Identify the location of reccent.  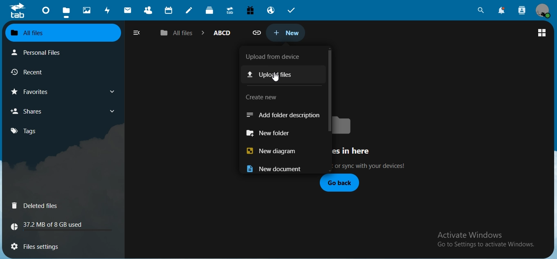
(37, 73).